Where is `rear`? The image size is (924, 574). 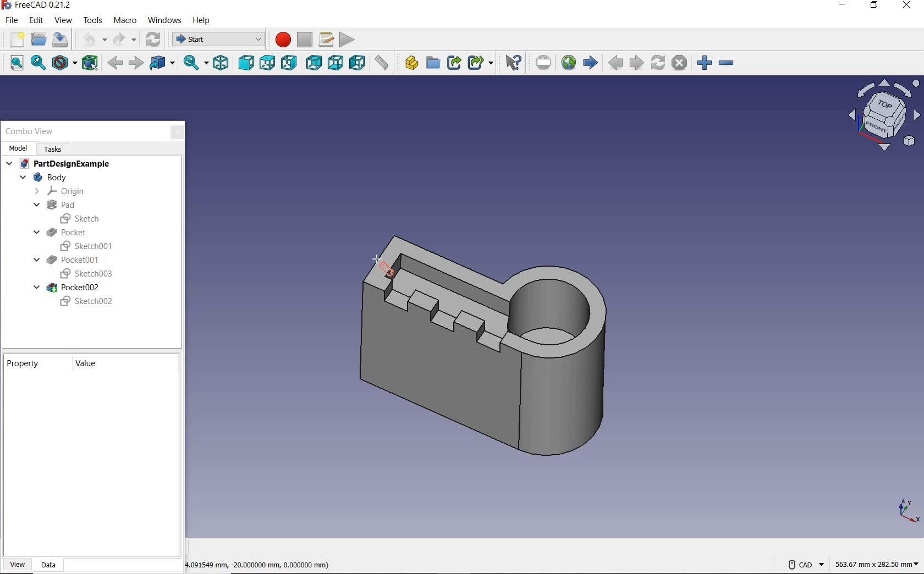 rear is located at coordinates (312, 64).